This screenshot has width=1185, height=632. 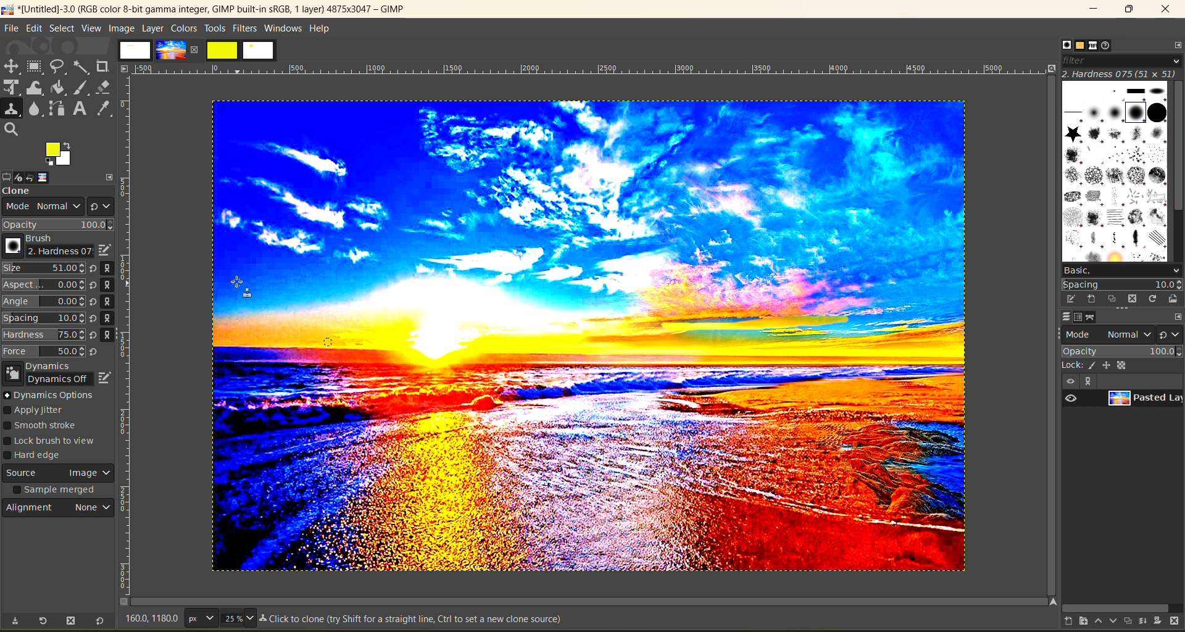 What do you see at coordinates (205, 9) in the screenshot?
I see `app name and file name` at bounding box center [205, 9].